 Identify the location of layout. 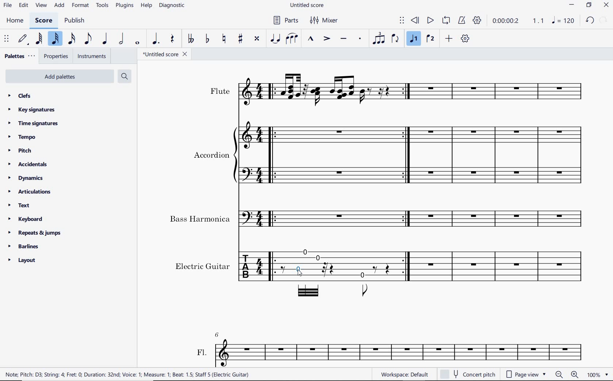
(23, 259).